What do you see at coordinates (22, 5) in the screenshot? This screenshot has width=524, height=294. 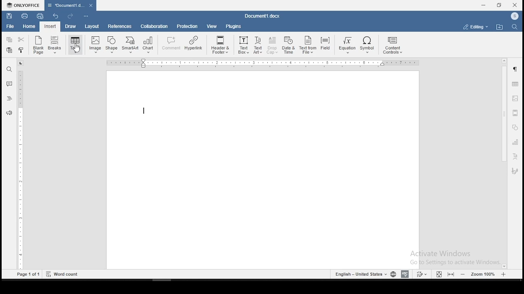 I see `ONLYOFFICE` at bounding box center [22, 5].